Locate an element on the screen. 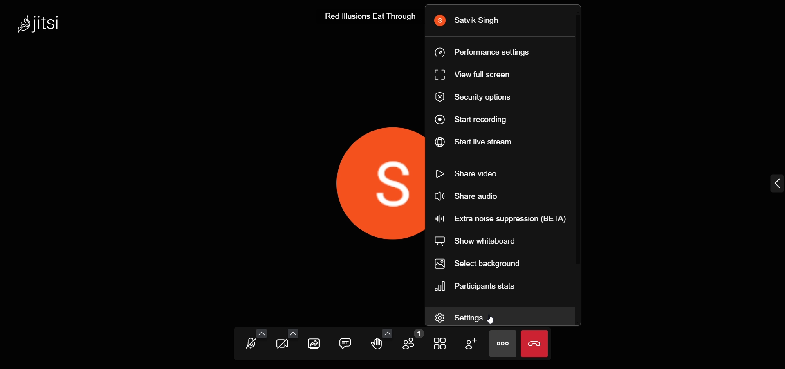 The width and height of the screenshot is (785, 369). jitsi is located at coordinates (42, 22).